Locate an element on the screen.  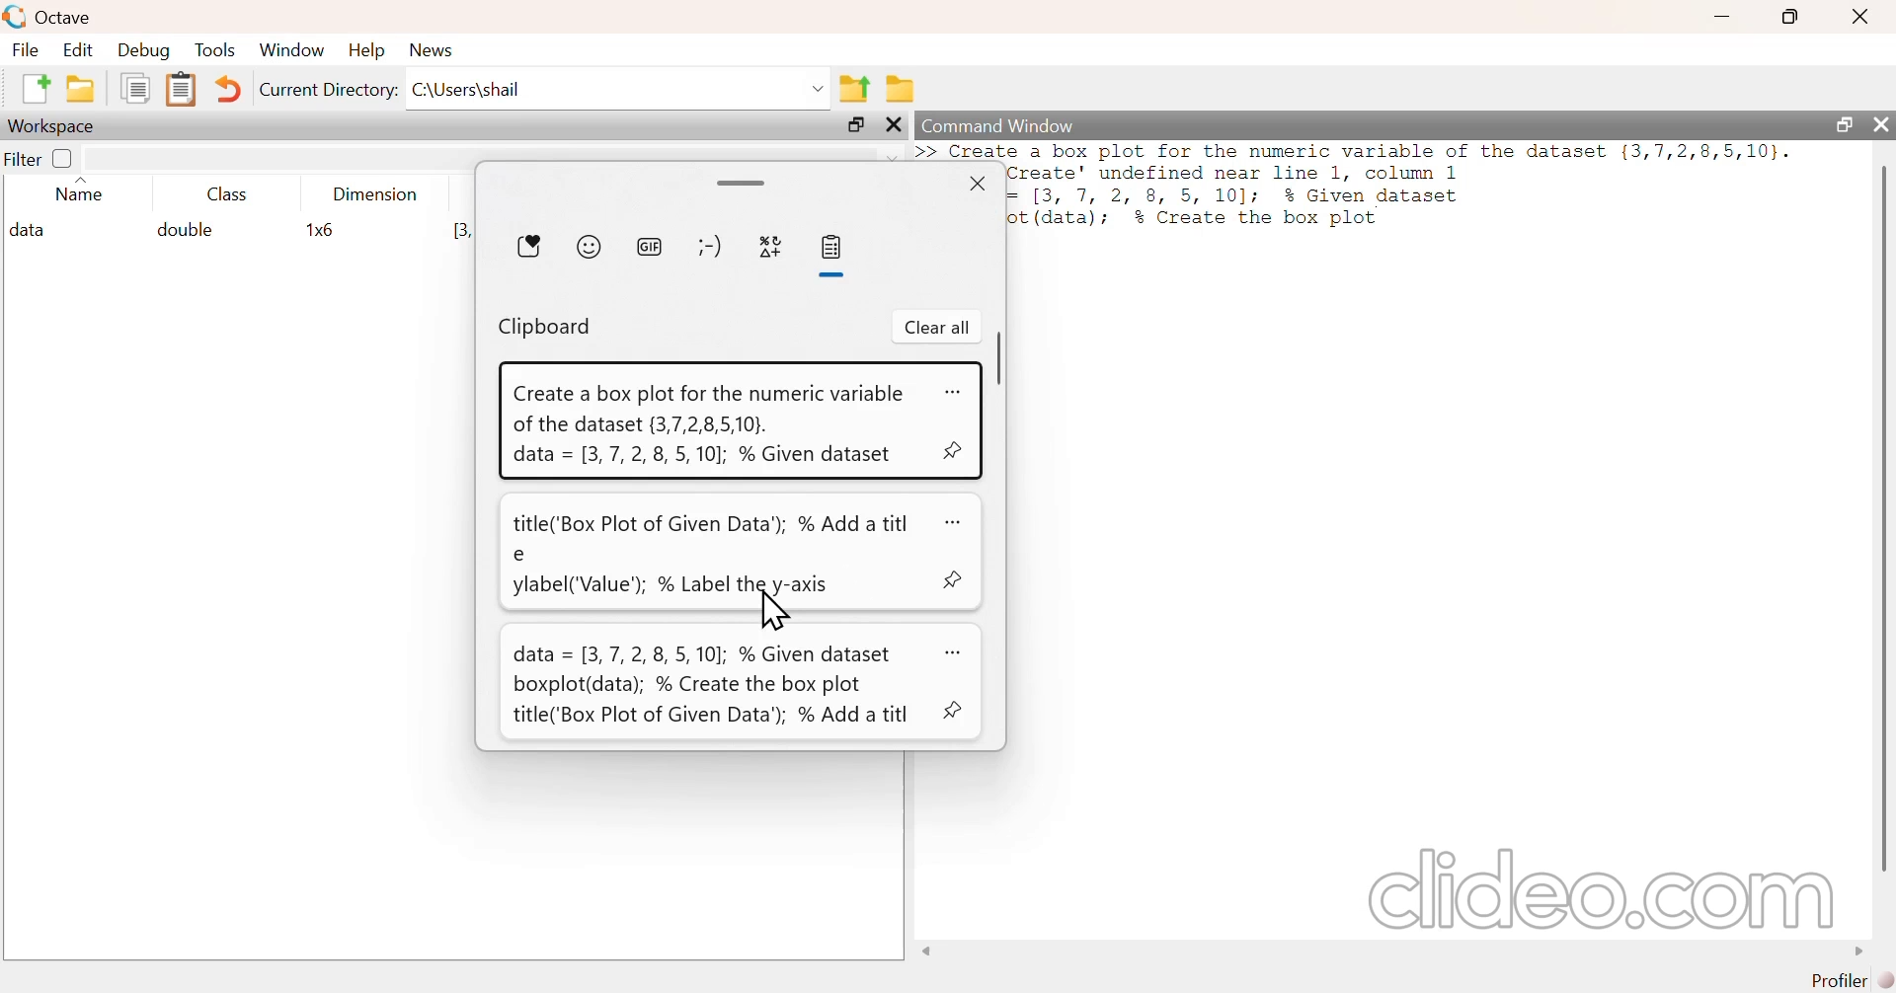
open an existing file in editor is located at coordinates (81, 89).